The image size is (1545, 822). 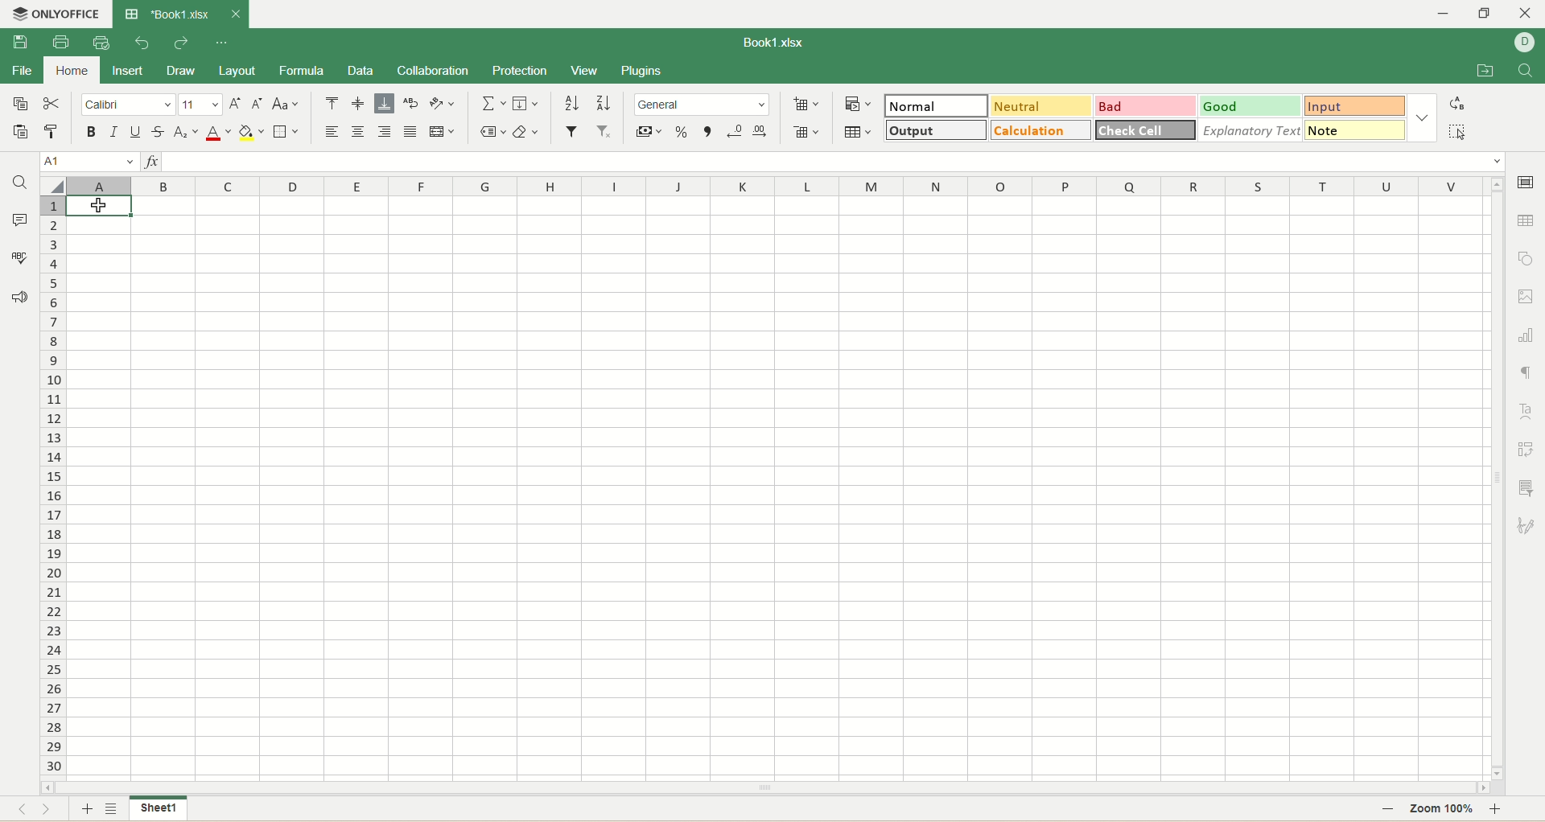 What do you see at coordinates (92, 131) in the screenshot?
I see `bold` at bounding box center [92, 131].